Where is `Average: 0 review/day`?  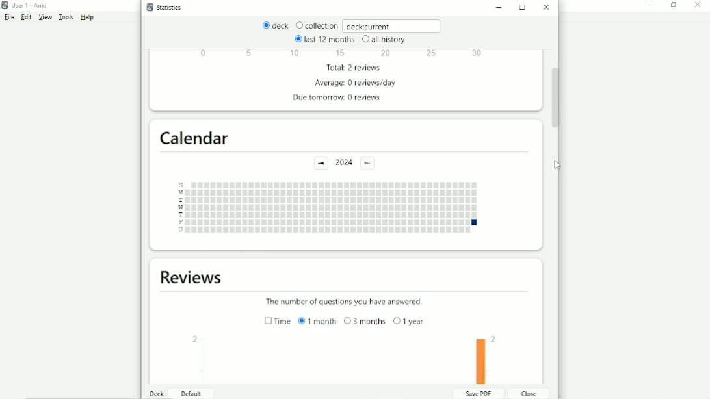 Average: 0 review/day is located at coordinates (356, 83).